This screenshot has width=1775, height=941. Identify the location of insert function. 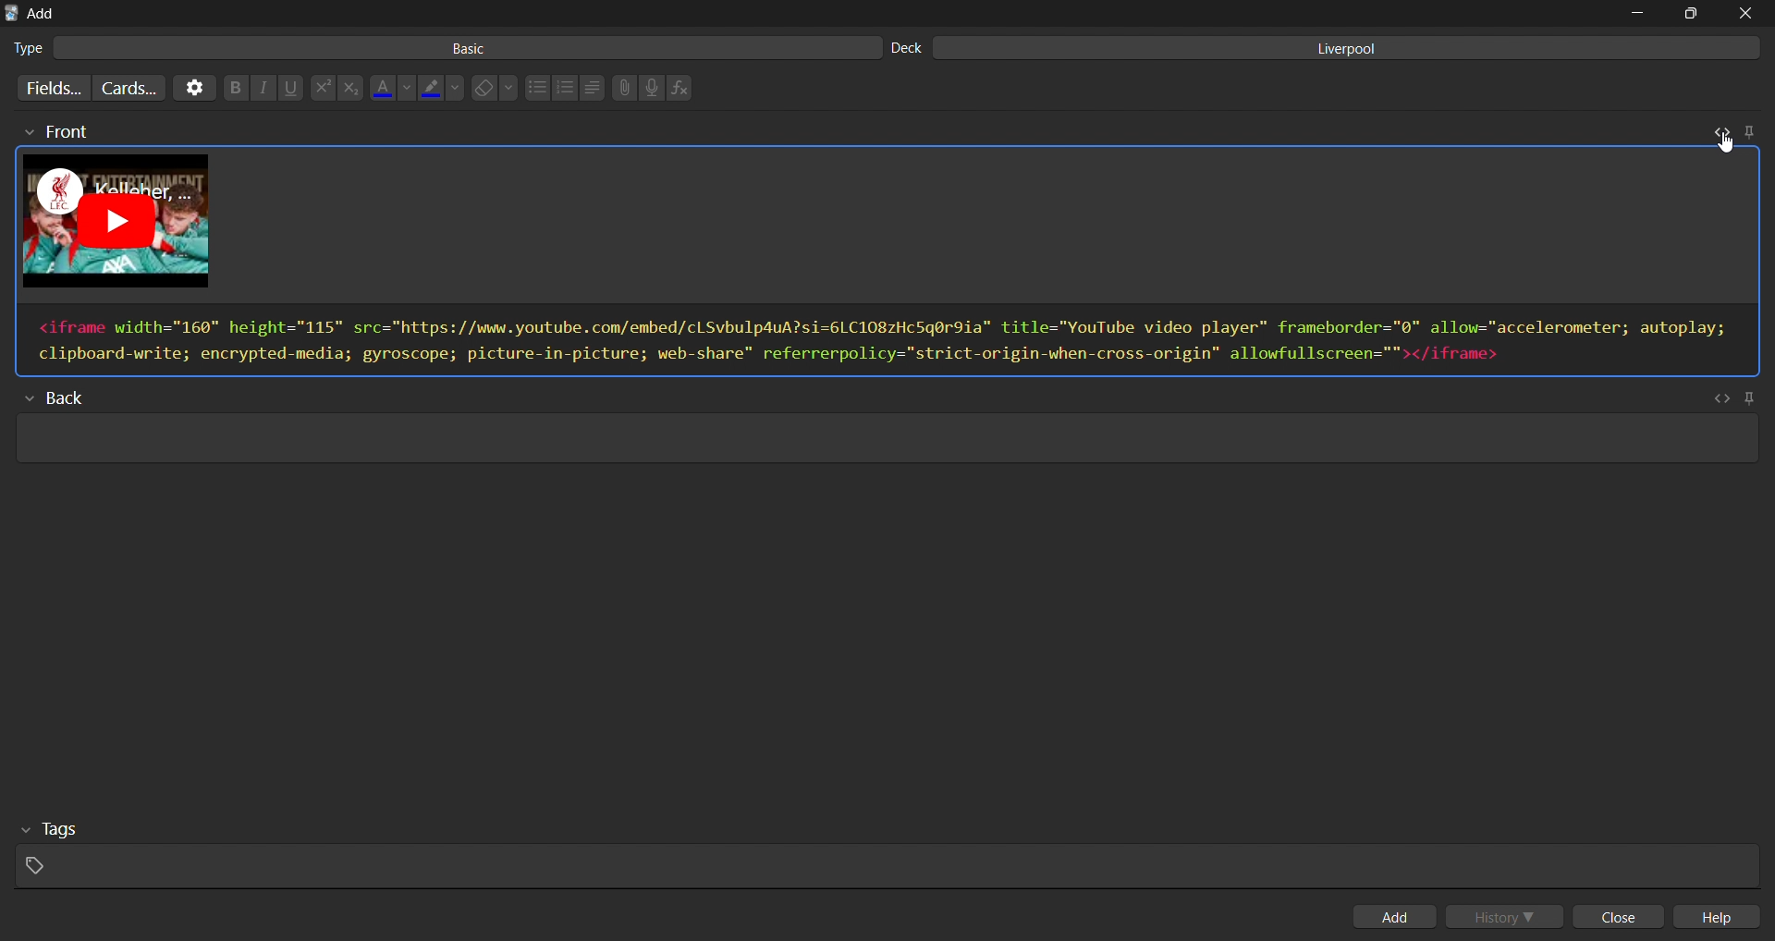
(684, 88).